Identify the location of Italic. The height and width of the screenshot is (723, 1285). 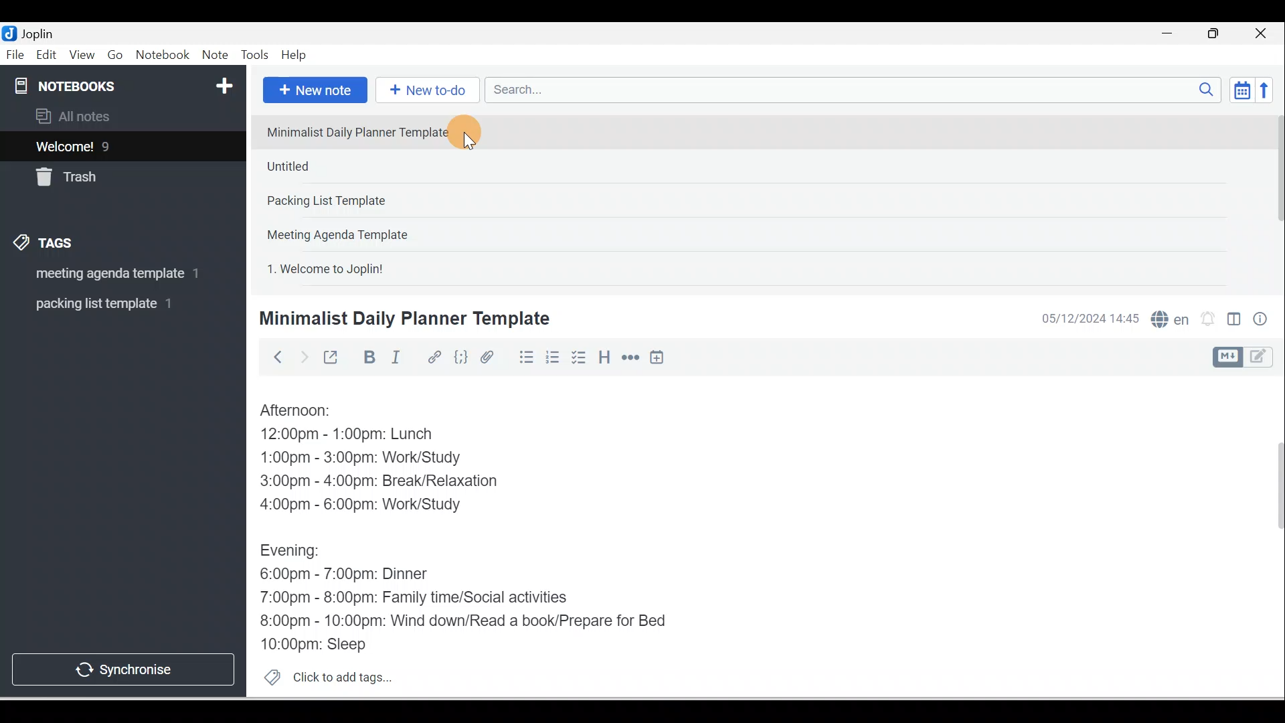
(398, 359).